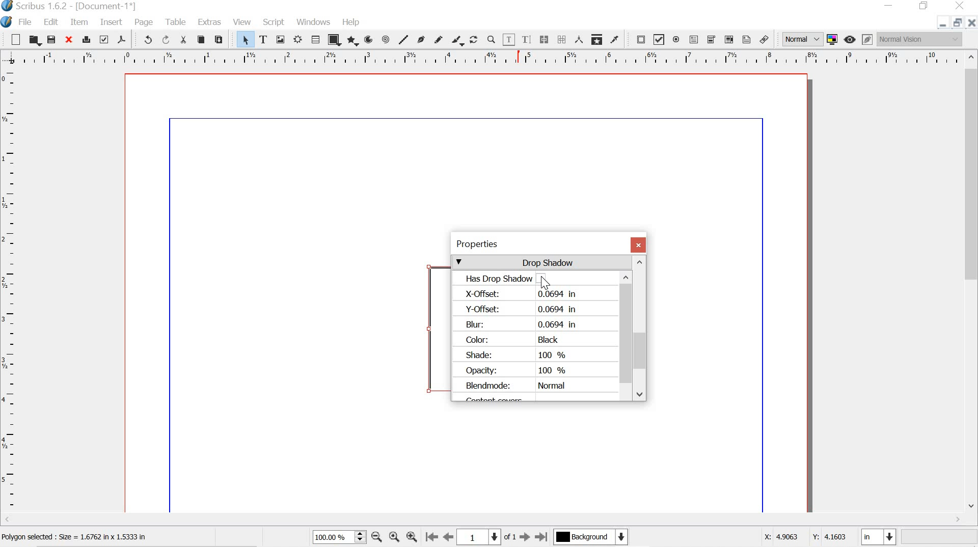 The height and width of the screenshot is (547, 978). What do you see at coordinates (412, 535) in the screenshot?
I see `zoom in` at bounding box center [412, 535].